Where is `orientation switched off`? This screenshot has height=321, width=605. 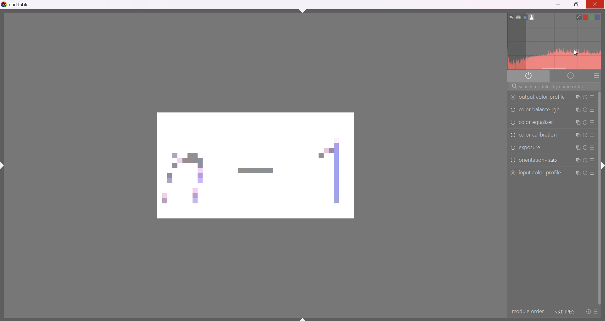
orientation switched off is located at coordinates (512, 160).